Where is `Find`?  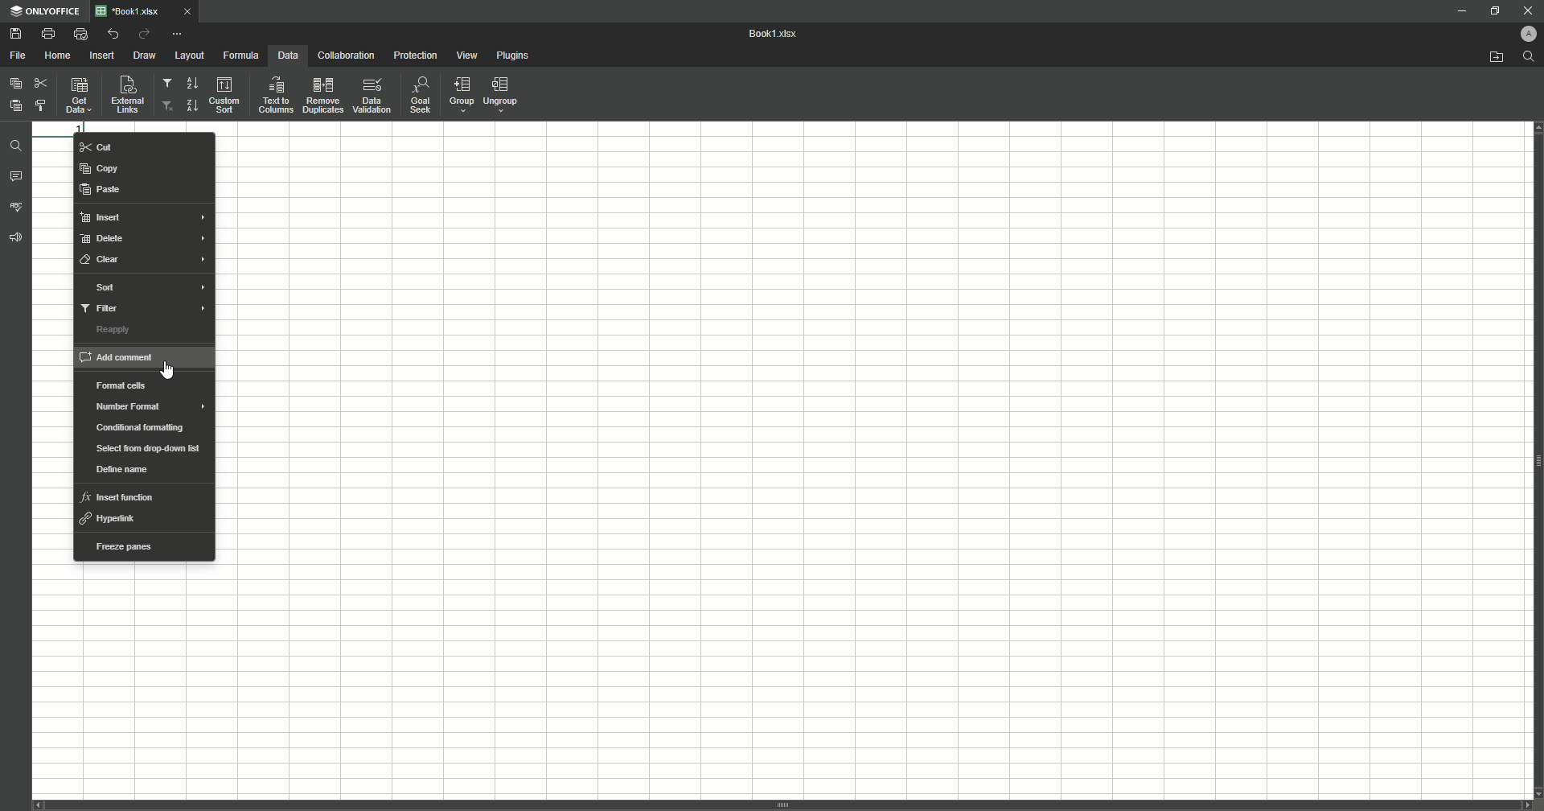 Find is located at coordinates (18, 144).